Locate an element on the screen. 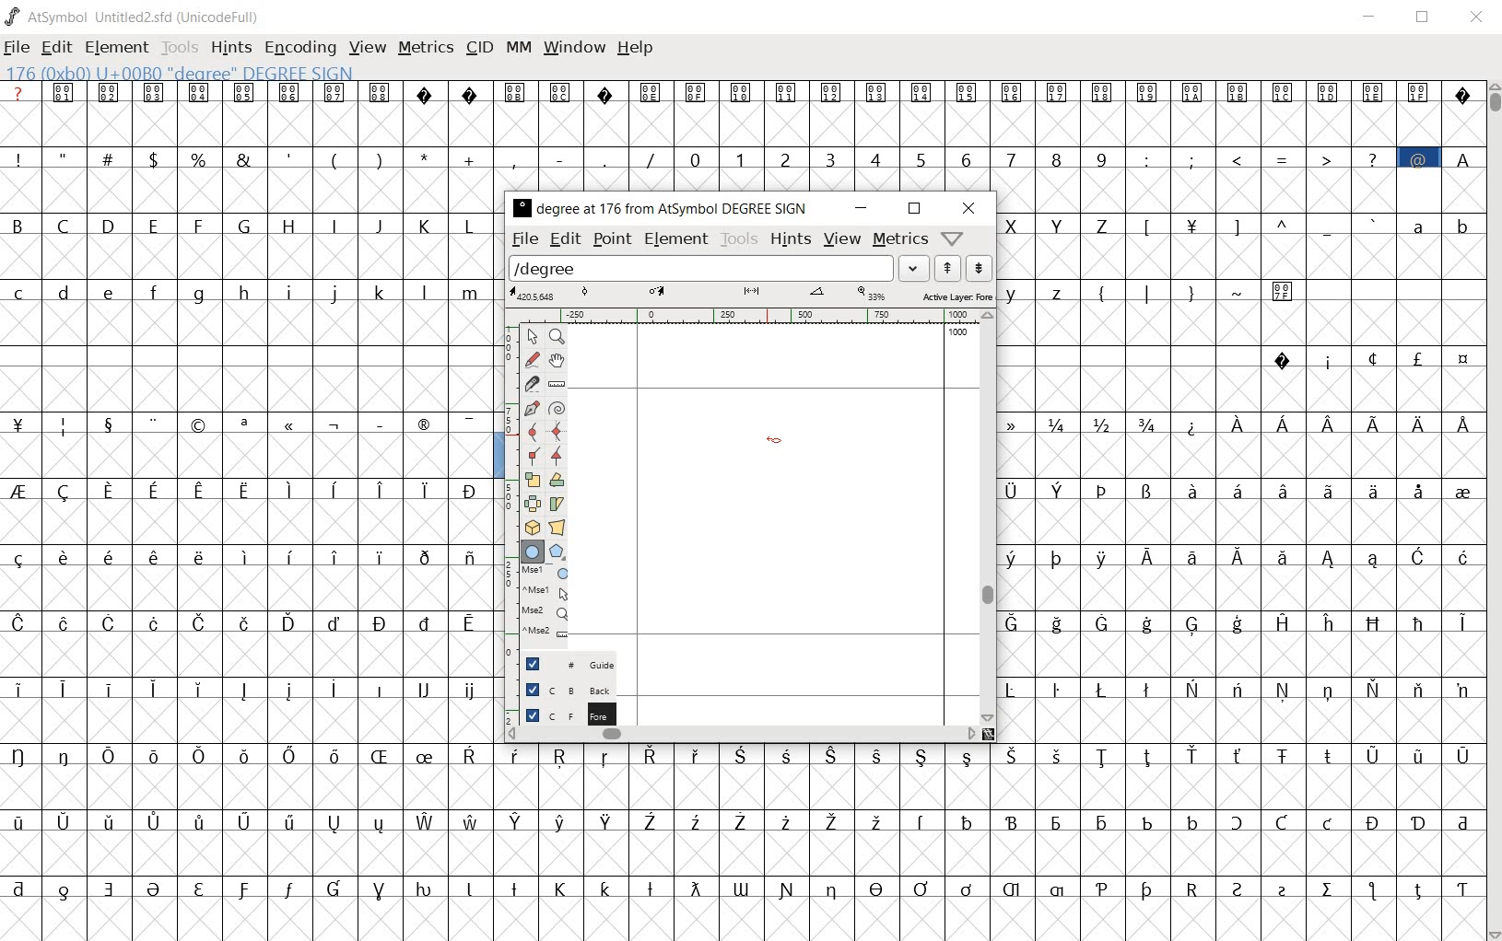  guide is located at coordinates (561, 664).